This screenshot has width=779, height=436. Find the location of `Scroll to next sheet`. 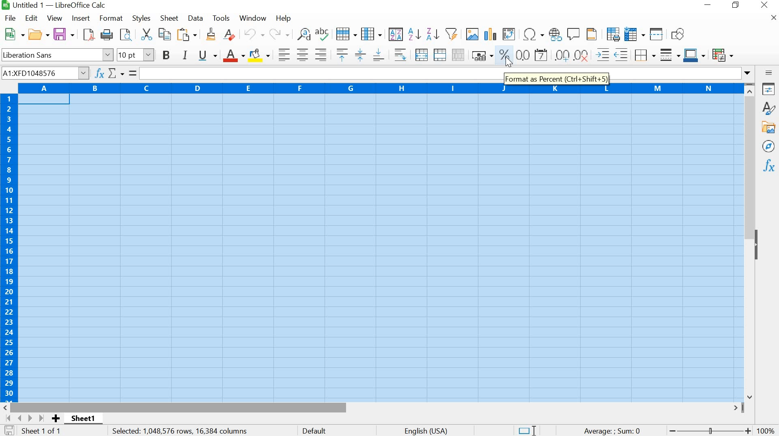

Scroll to next sheet is located at coordinates (24, 418).